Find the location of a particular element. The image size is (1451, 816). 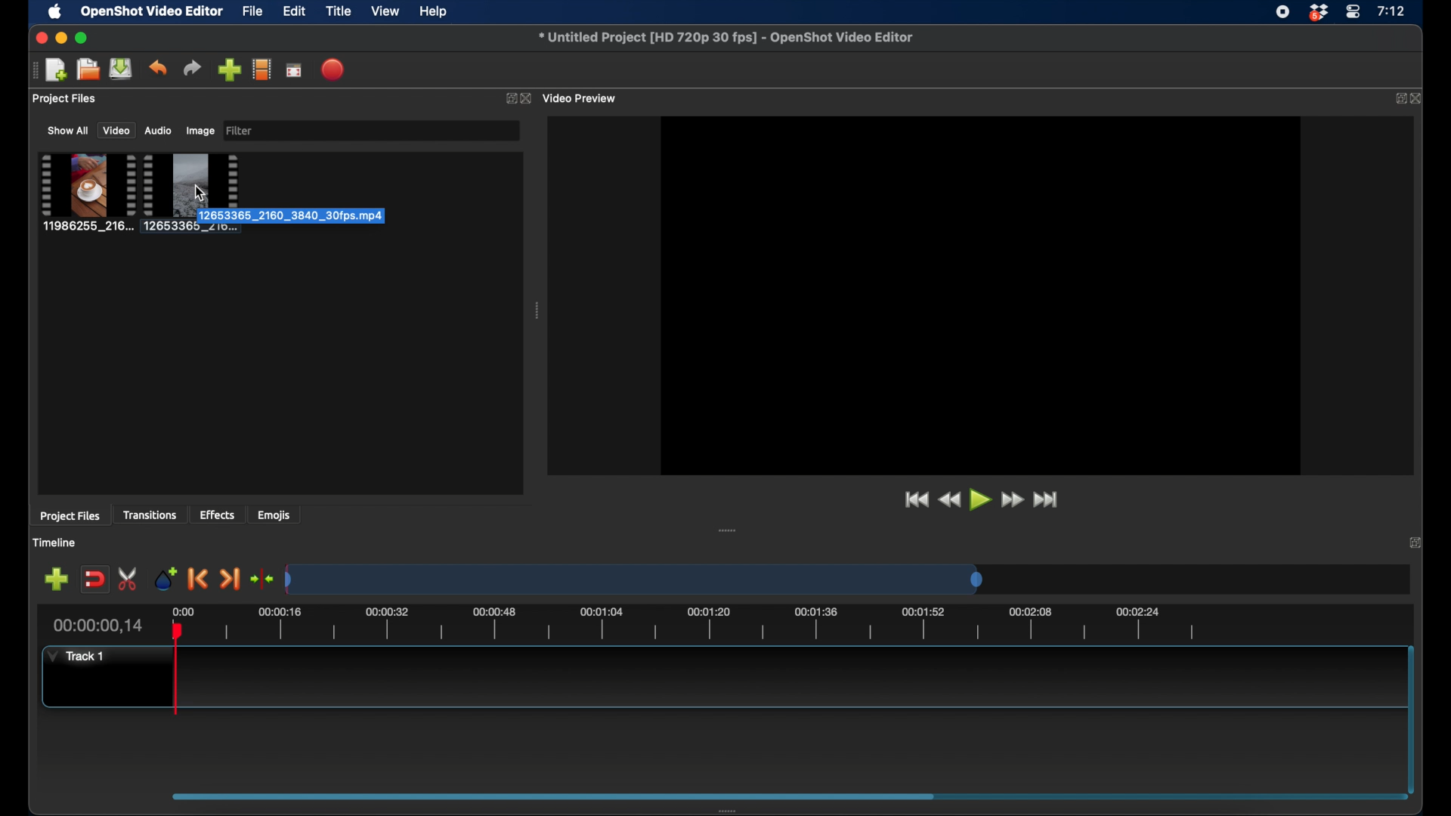

playhead is located at coordinates (178, 670).